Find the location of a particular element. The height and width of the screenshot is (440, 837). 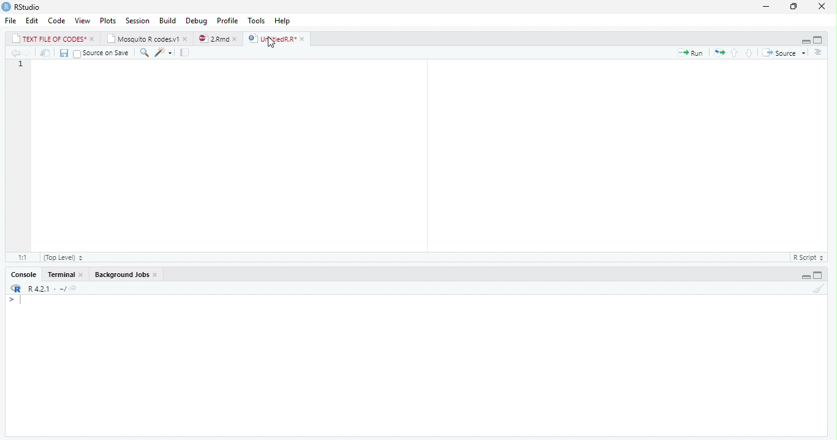

R 4.2.1 - ~/ is located at coordinates (48, 288).